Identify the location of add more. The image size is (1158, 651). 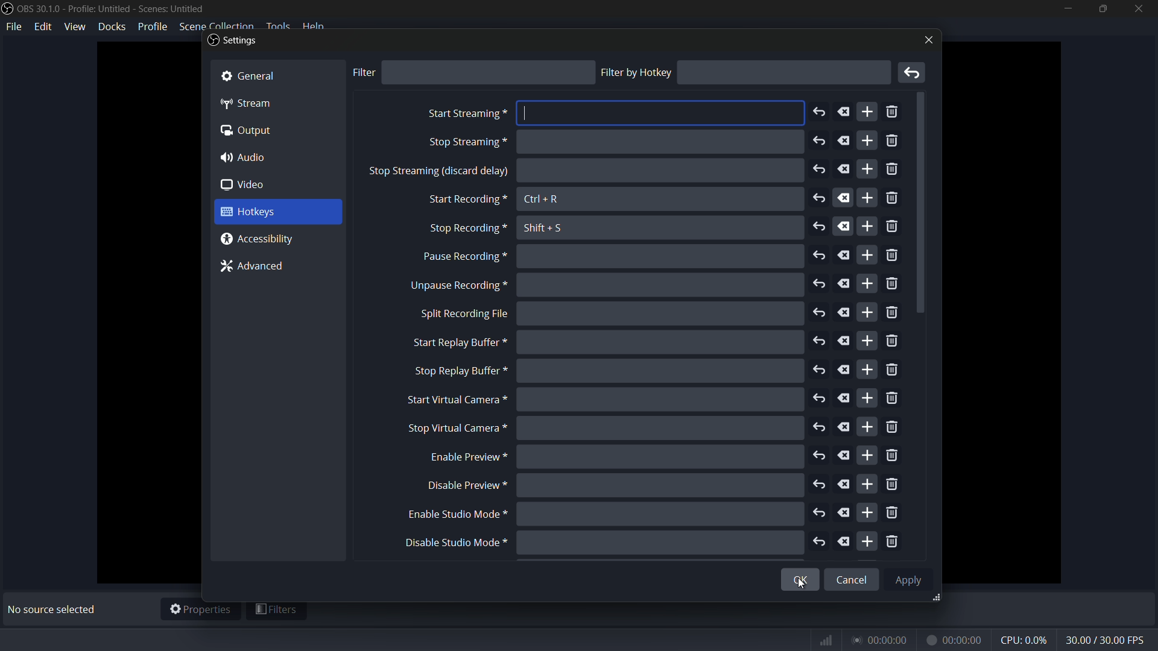
(867, 169).